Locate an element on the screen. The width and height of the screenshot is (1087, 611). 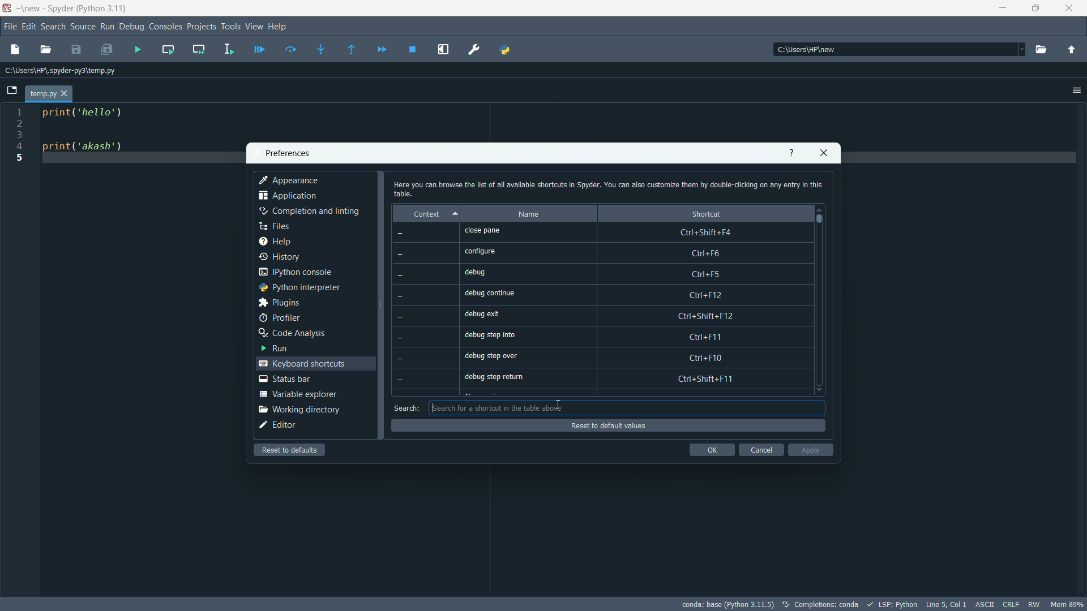
keyboard shortcuts is located at coordinates (301, 363).